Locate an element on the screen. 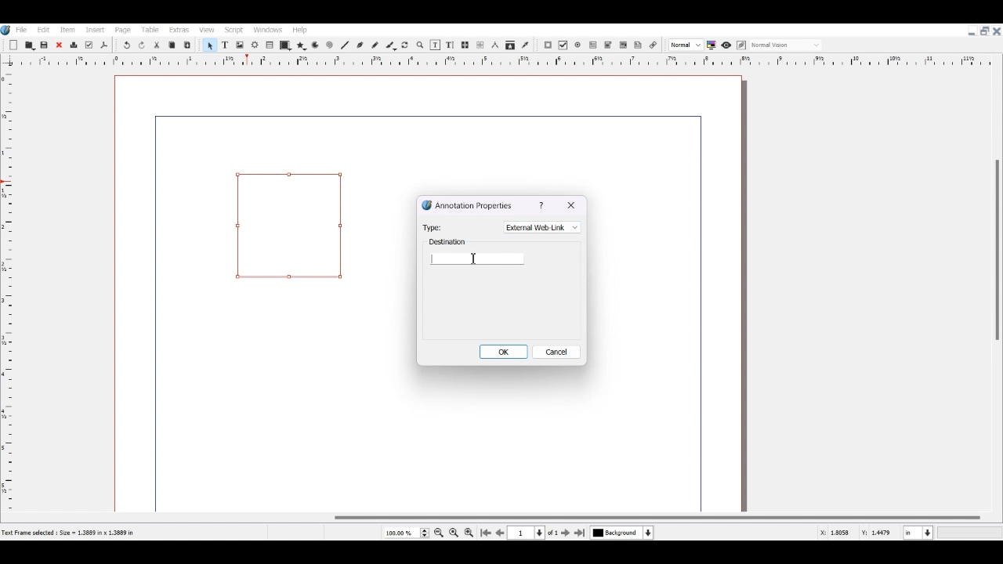 This screenshot has height=564, width=1003. Preview mode is located at coordinates (726, 45).